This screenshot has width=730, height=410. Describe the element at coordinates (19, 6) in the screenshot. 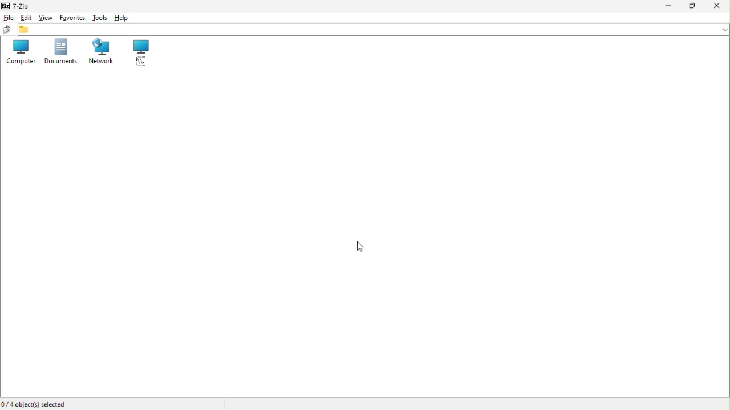

I see `7 zip` at that location.